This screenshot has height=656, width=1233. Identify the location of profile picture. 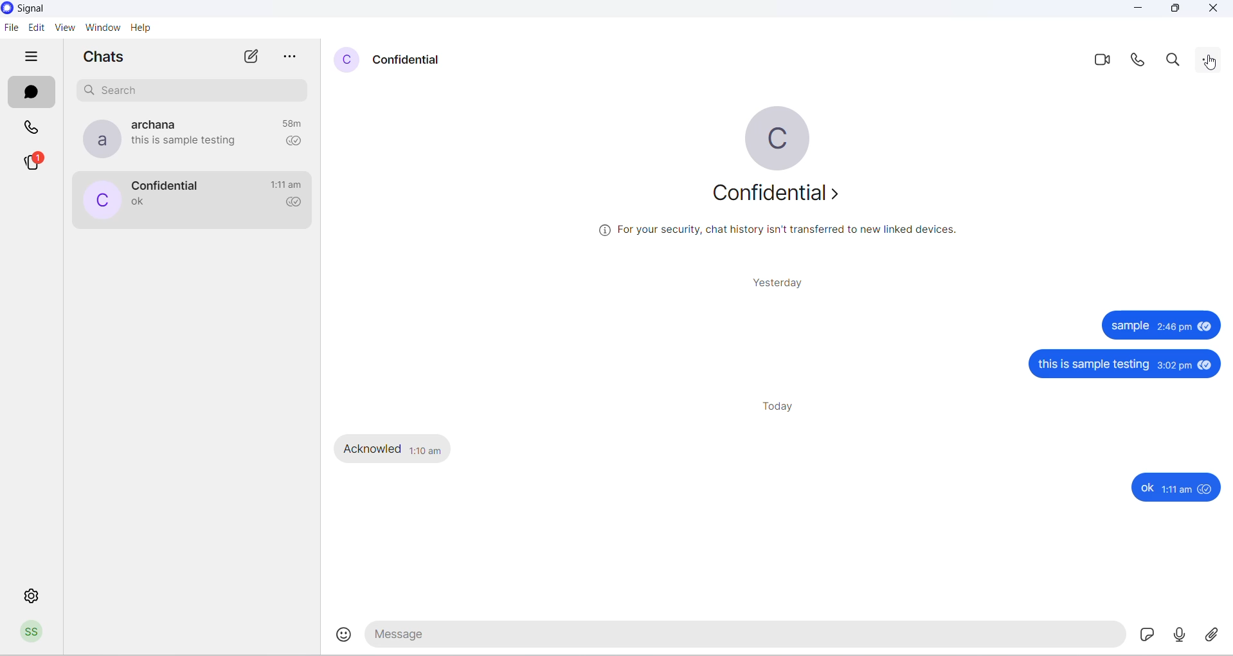
(782, 137).